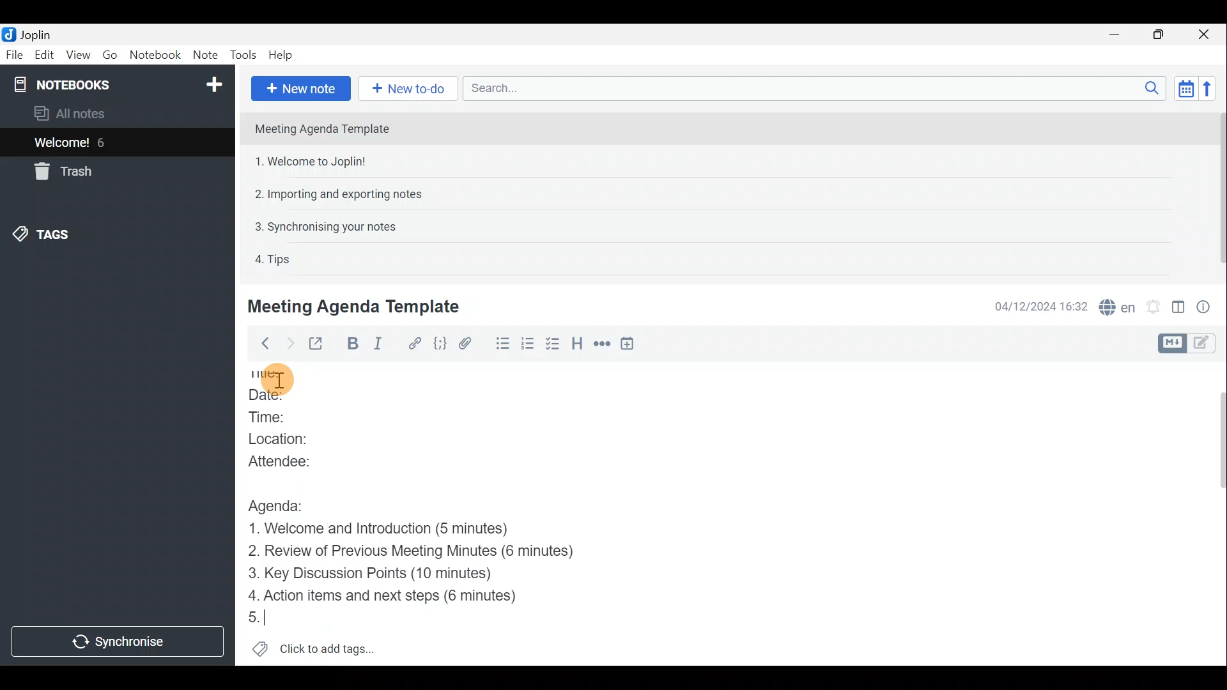 The width and height of the screenshot is (1227, 690). What do you see at coordinates (502, 344) in the screenshot?
I see `Bulleted list` at bounding box center [502, 344].